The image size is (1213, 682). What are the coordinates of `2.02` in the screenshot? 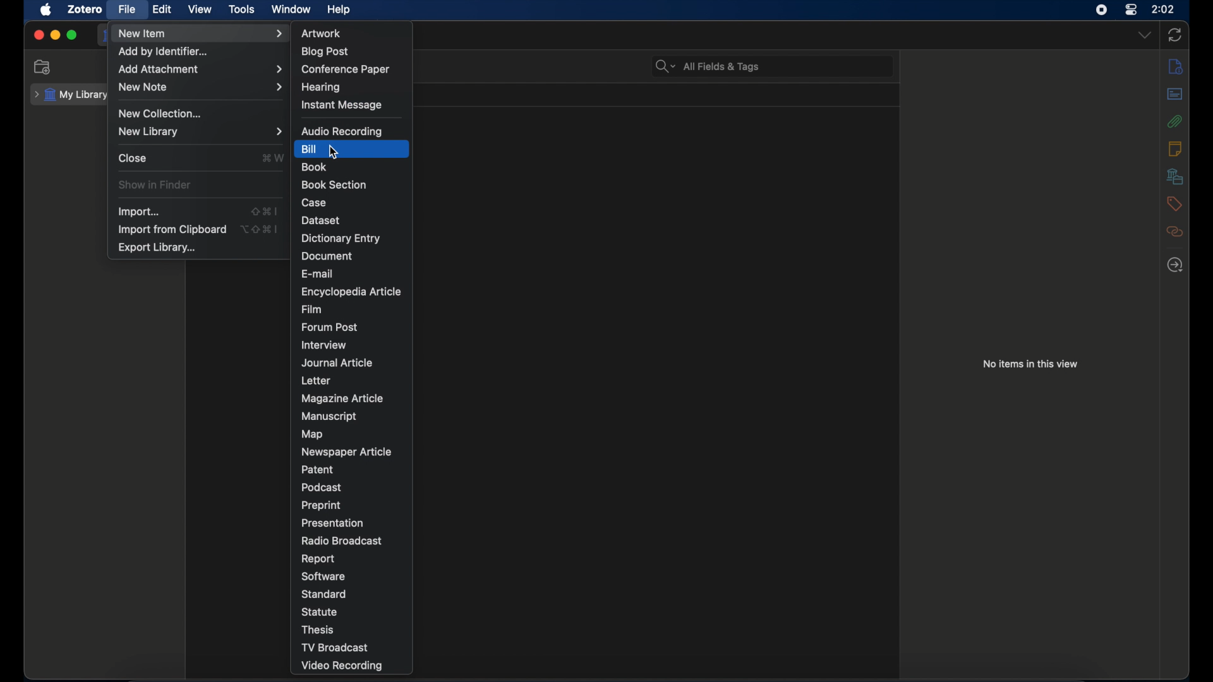 It's located at (1164, 8).